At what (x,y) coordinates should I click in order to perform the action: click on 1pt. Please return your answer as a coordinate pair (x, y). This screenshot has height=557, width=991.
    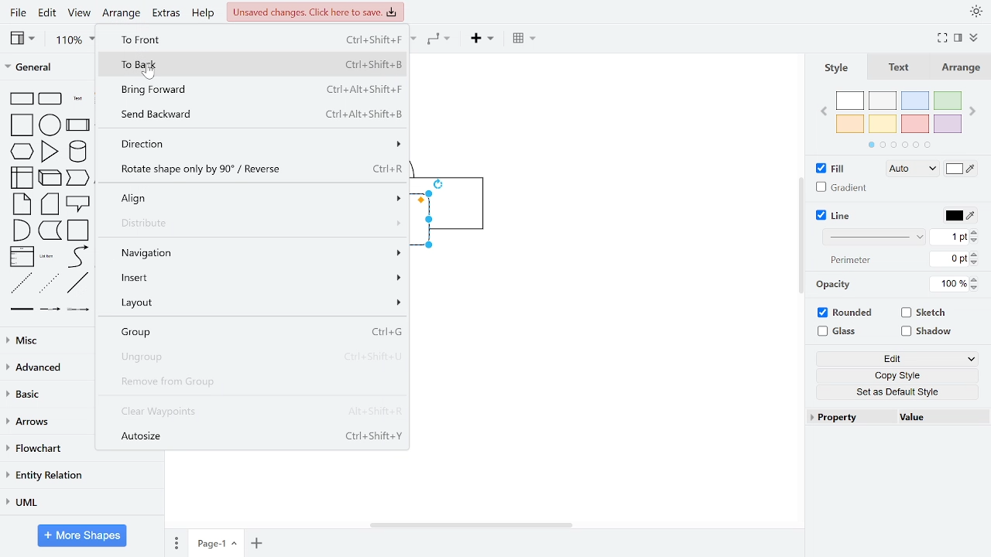
    Looking at the image, I should click on (949, 237).